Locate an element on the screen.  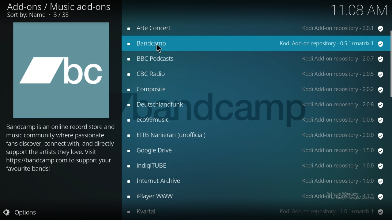
music addons is located at coordinates (59, 11).